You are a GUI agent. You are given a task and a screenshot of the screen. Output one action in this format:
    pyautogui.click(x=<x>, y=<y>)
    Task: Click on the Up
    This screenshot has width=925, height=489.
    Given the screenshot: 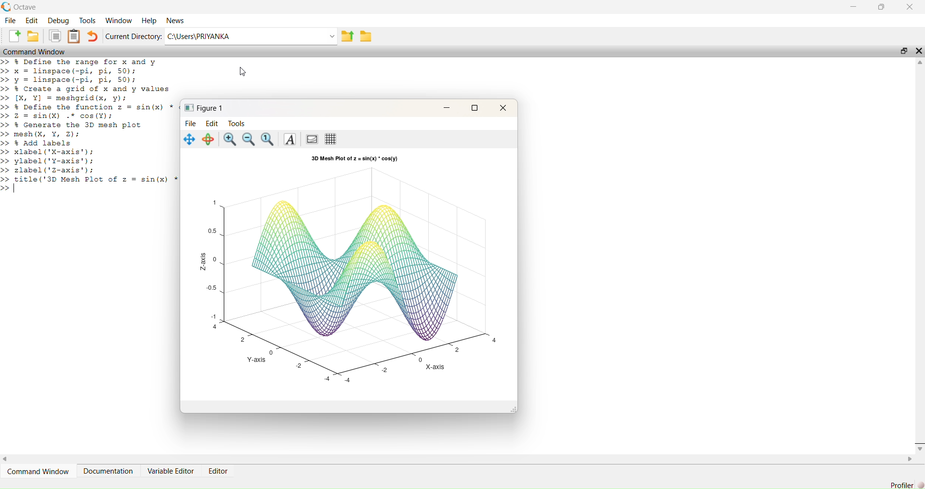 What is the action you would take?
    pyautogui.click(x=919, y=65)
    